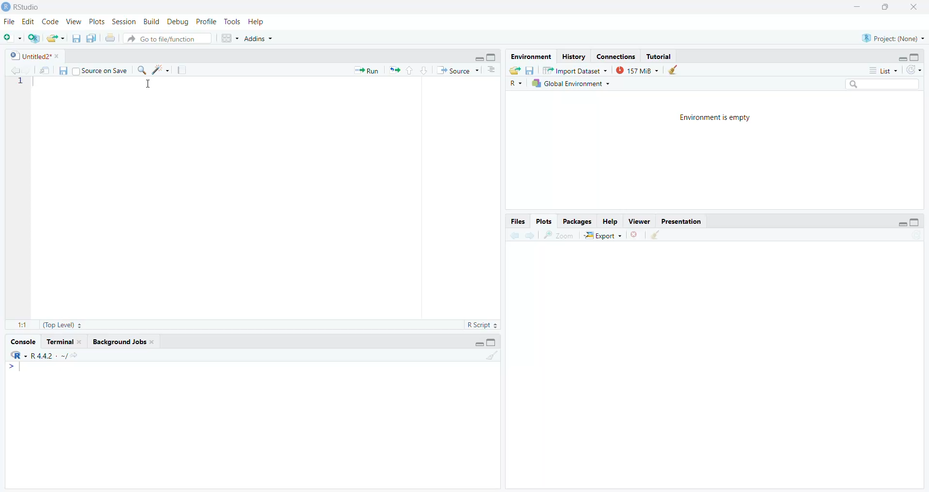 This screenshot has width=929, height=492. What do you see at coordinates (519, 84) in the screenshot?
I see `R` at bounding box center [519, 84].